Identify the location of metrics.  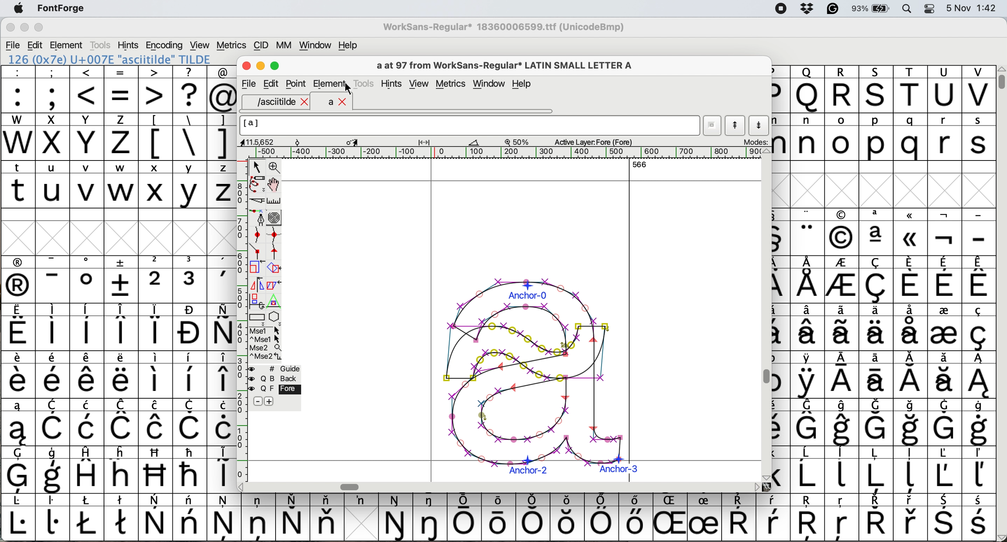
(453, 85).